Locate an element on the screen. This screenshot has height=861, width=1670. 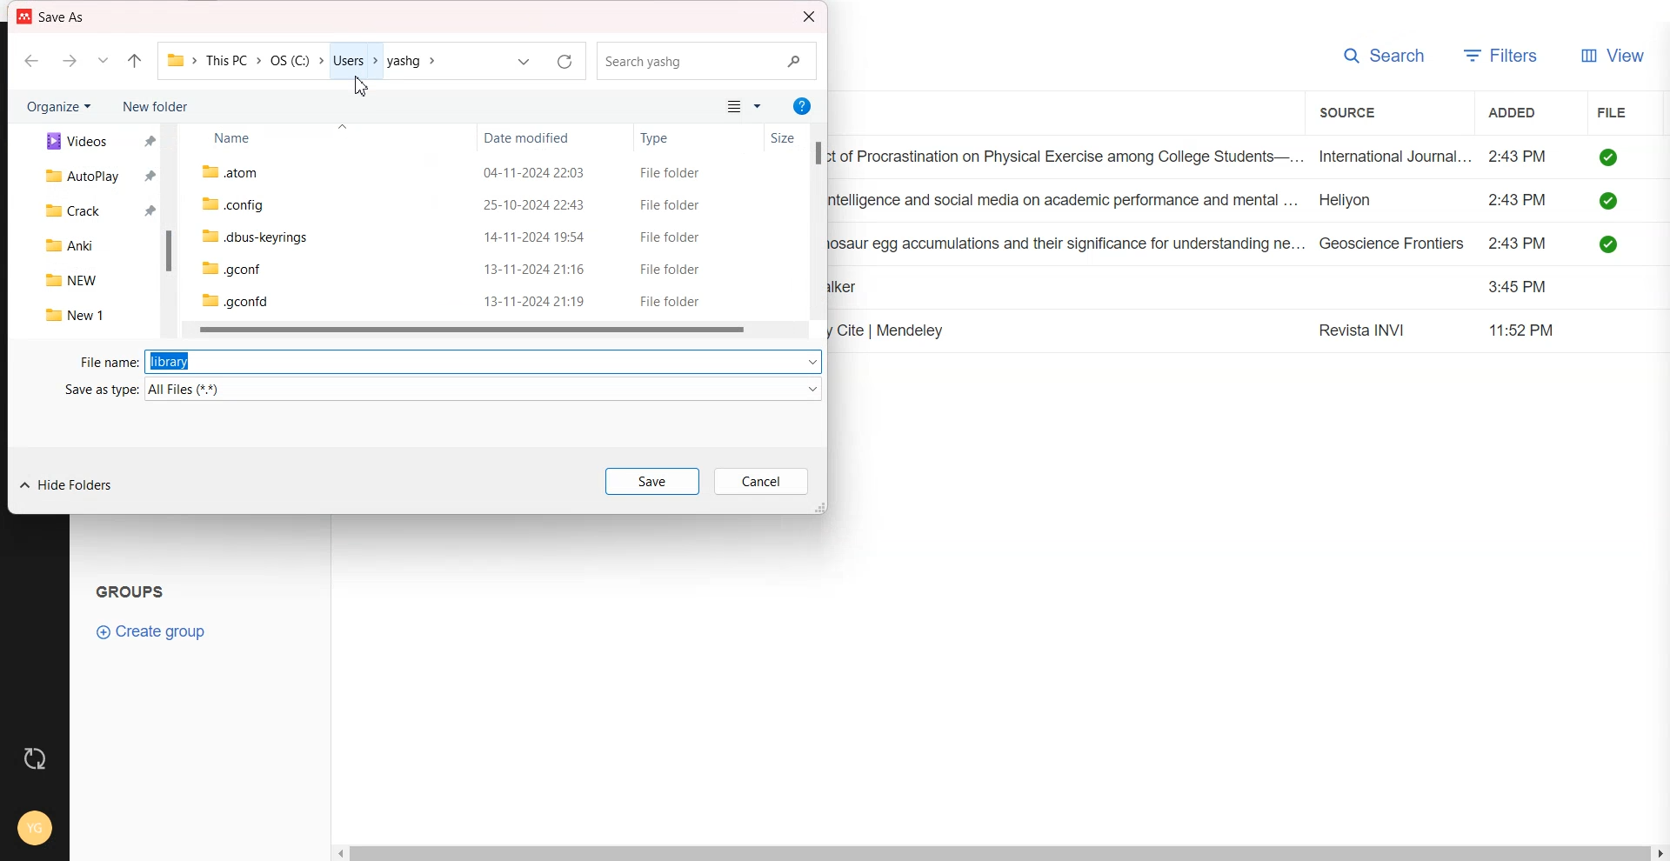
Close is located at coordinates (807, 17).